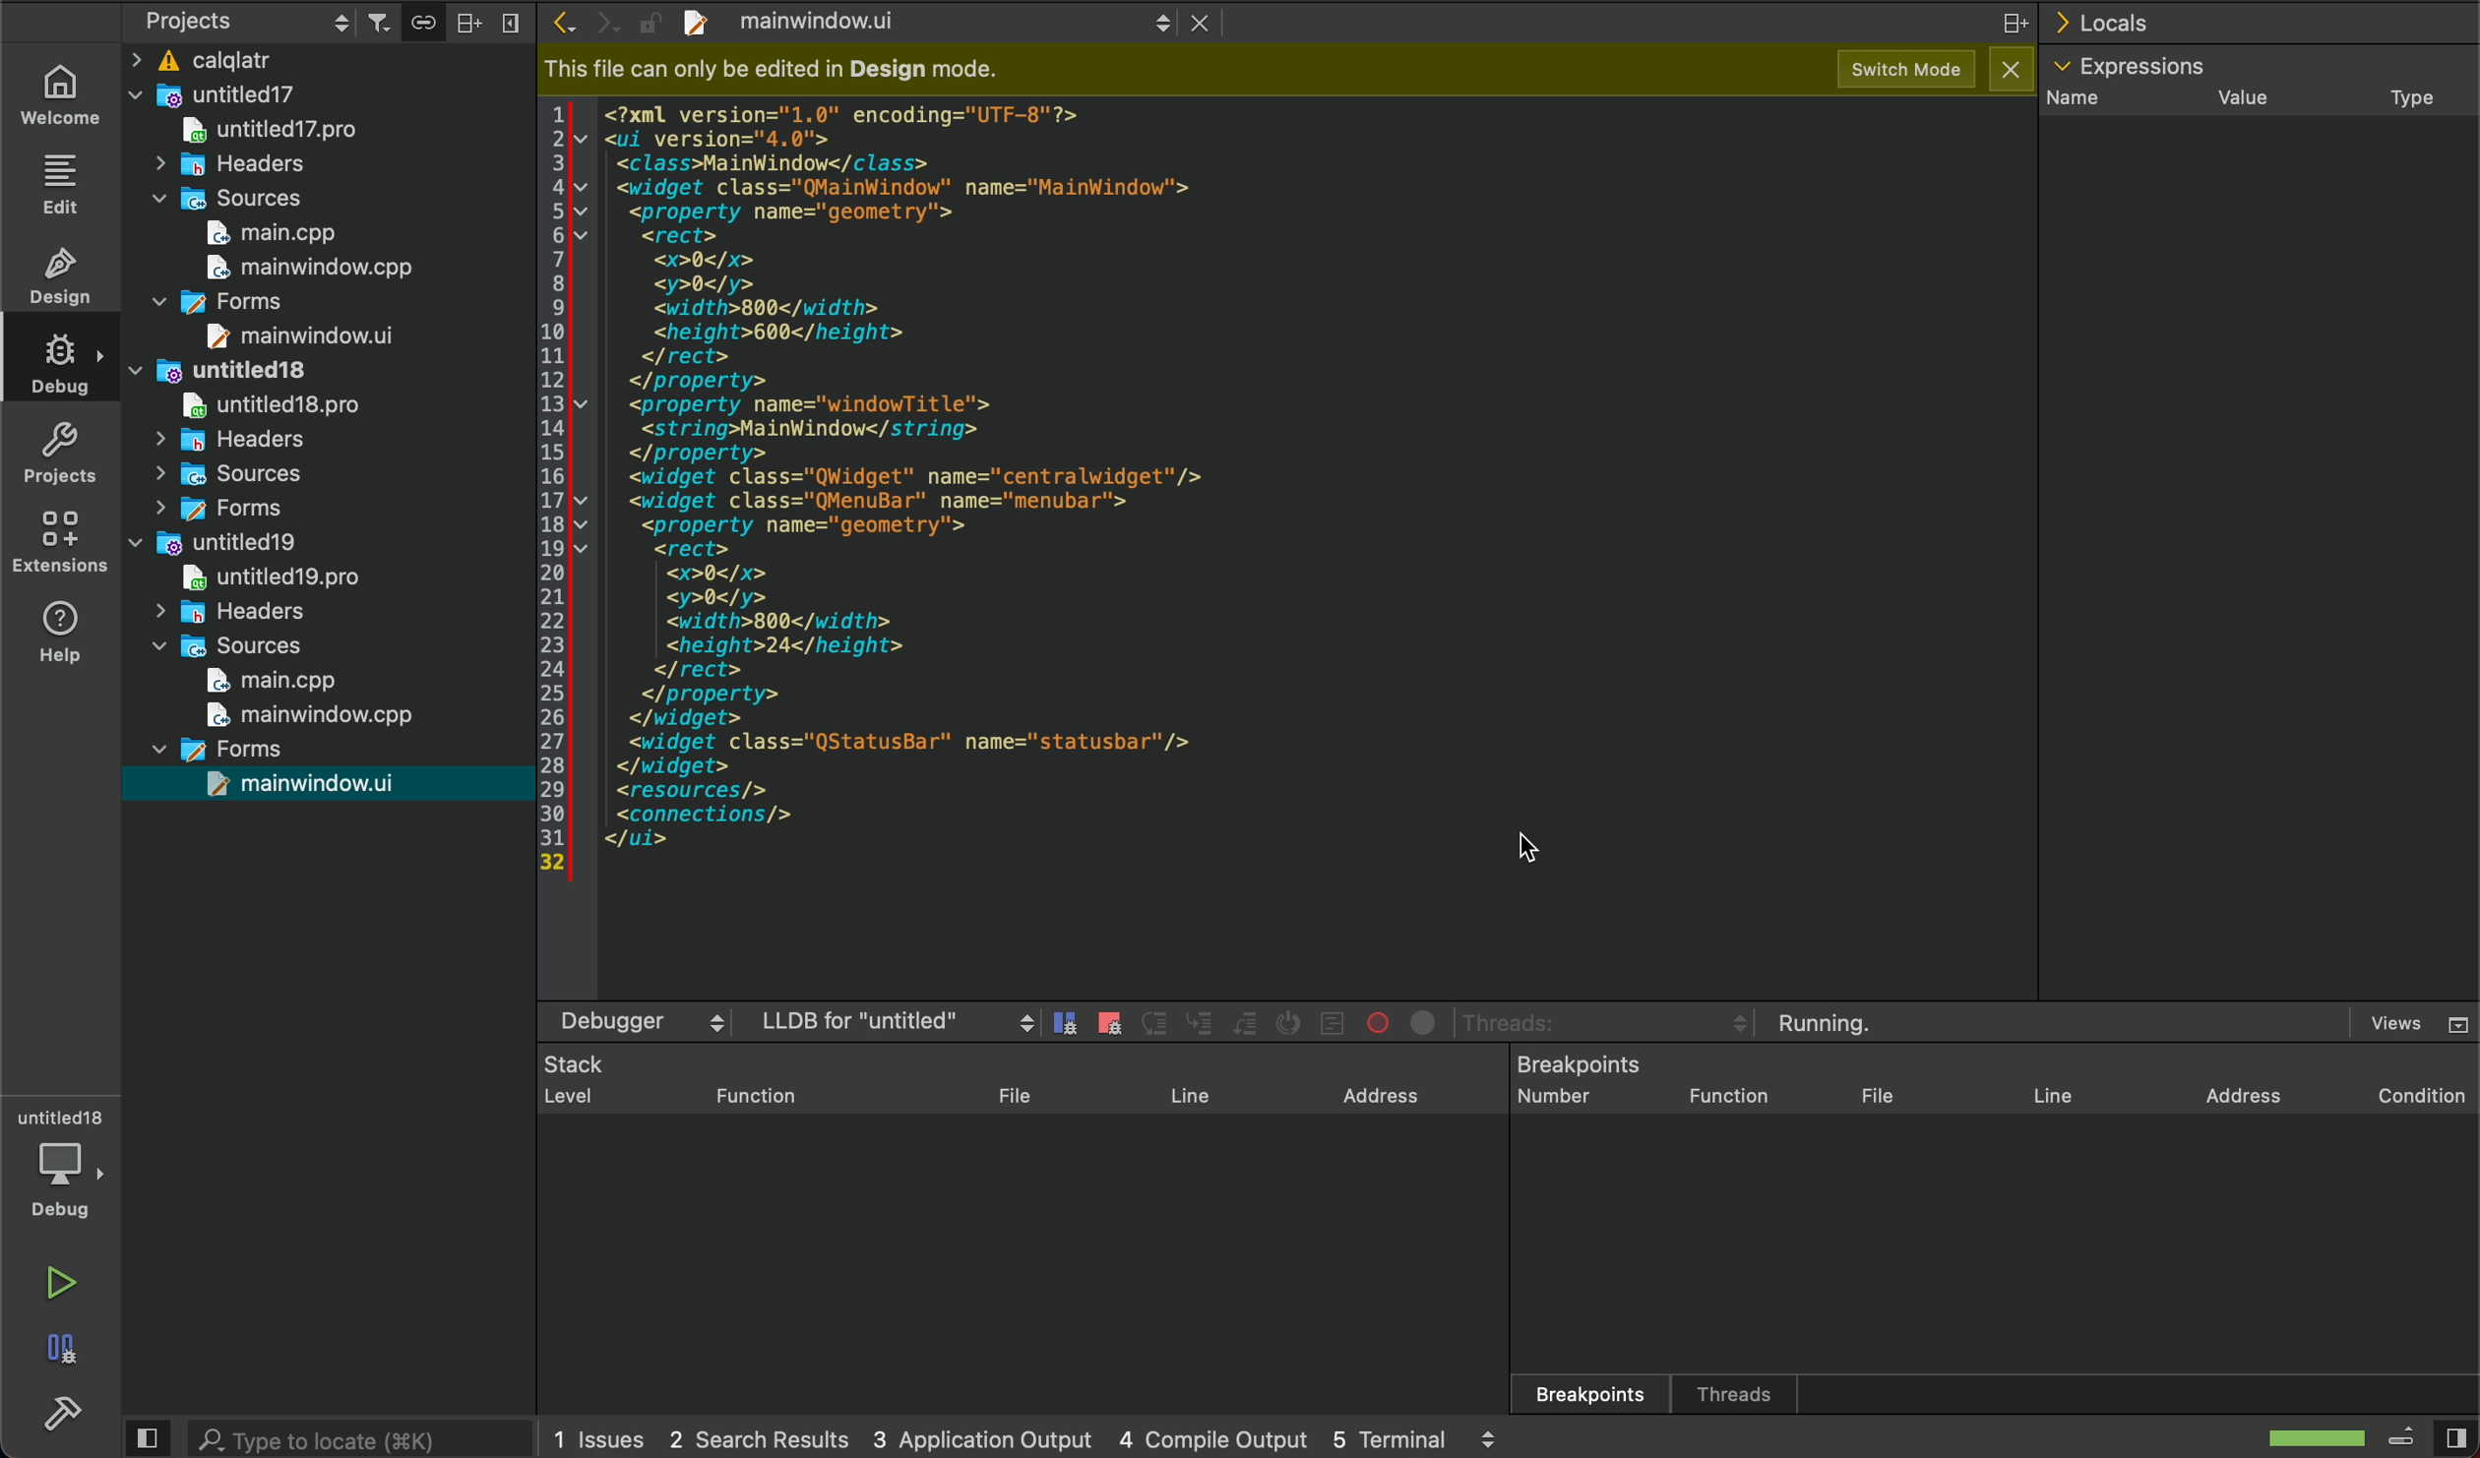 This screenshot has width=2480, height=1458. What do you see at coordinates (235, 166) in the screenshot?
I see `headers` at bounding box center [235, 166].